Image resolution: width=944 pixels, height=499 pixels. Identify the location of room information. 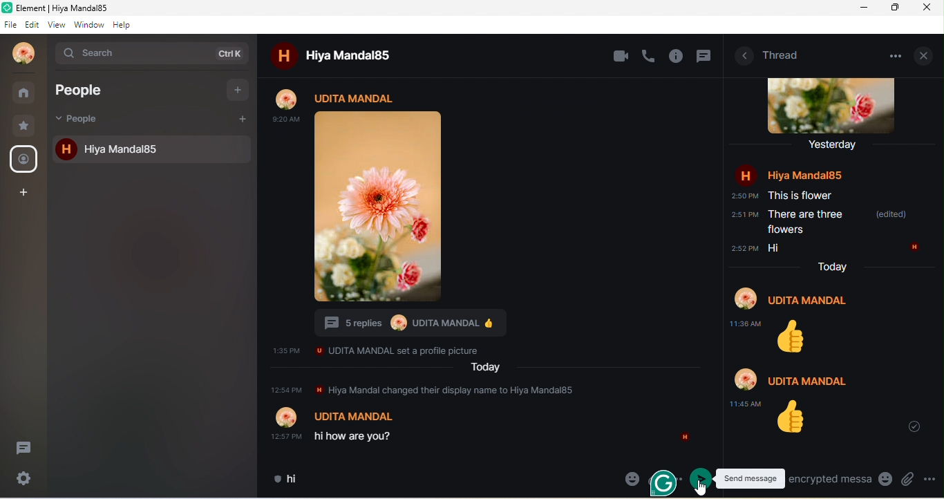
(744, 56).